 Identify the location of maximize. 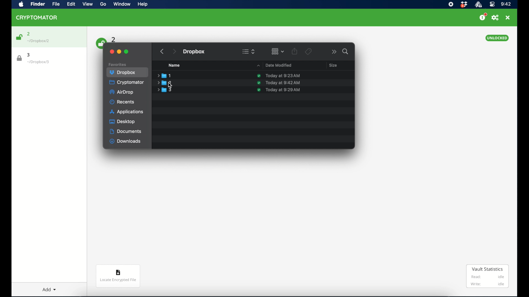
(126, 52).